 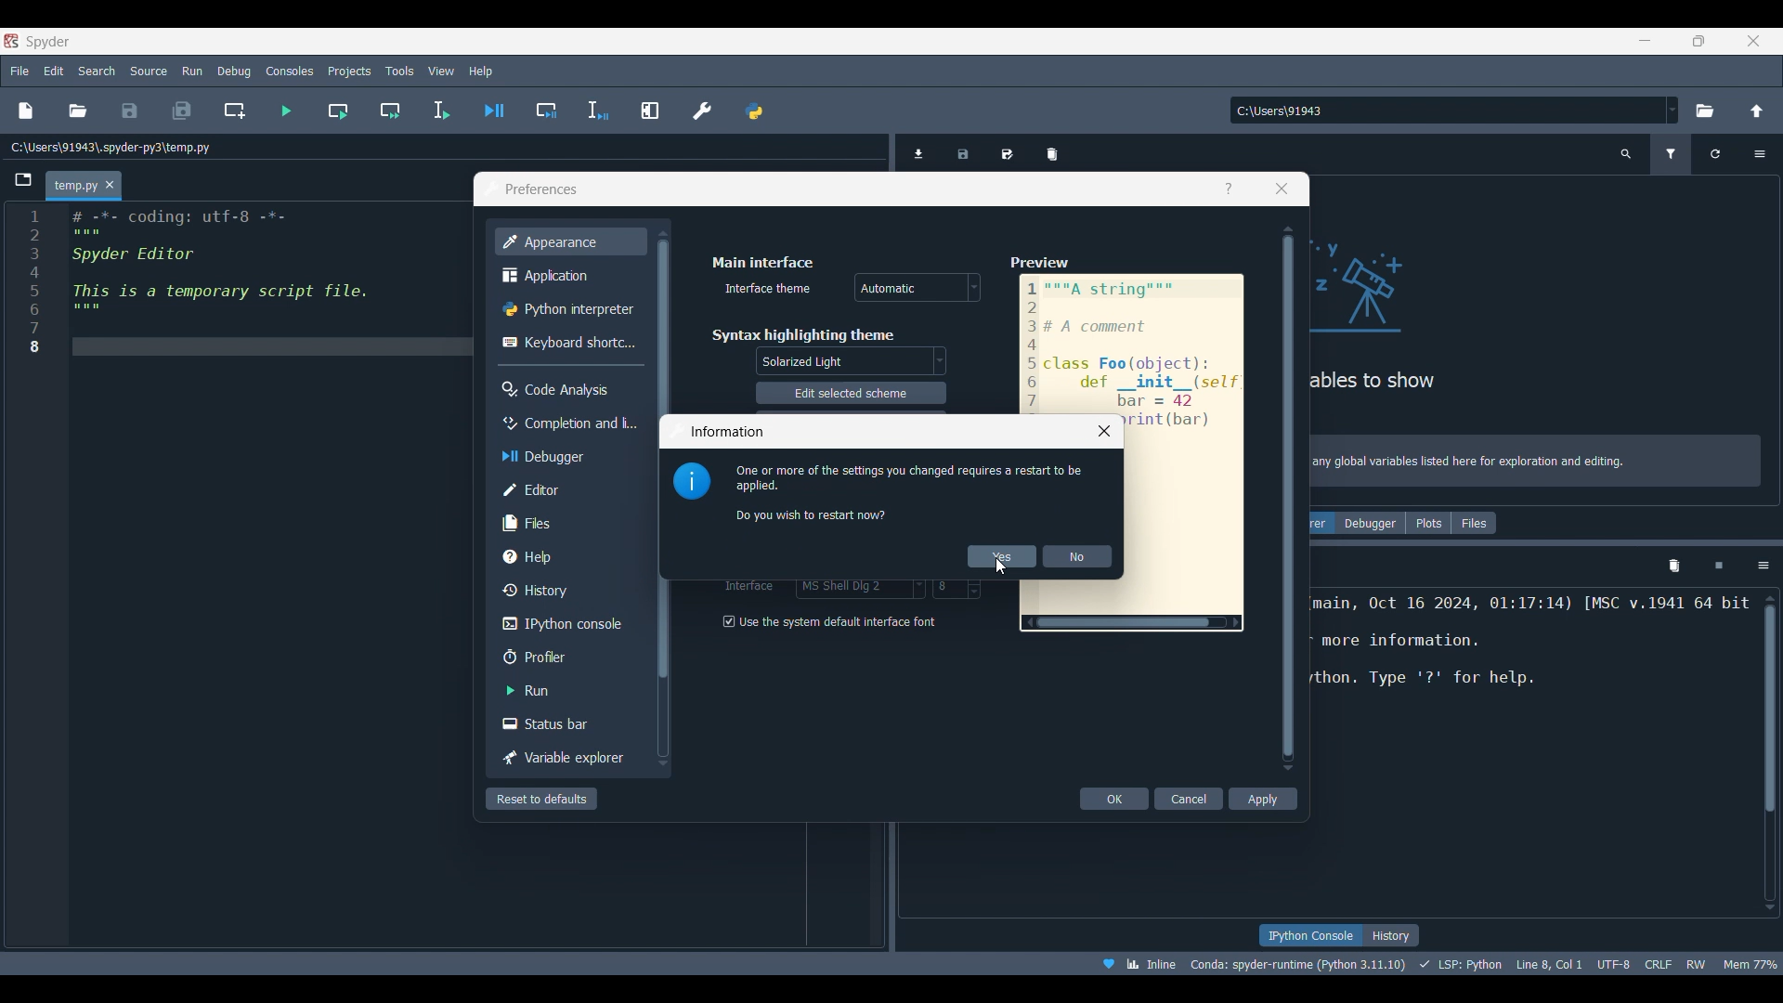 I want to click on variable explorer pane, so click(x=1467, y=319).